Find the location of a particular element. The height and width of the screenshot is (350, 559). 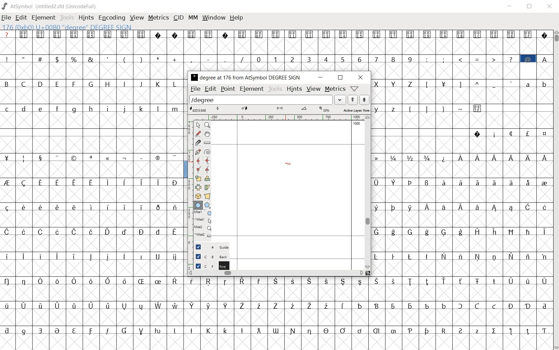

ruler is located at coordinates (275, 118).